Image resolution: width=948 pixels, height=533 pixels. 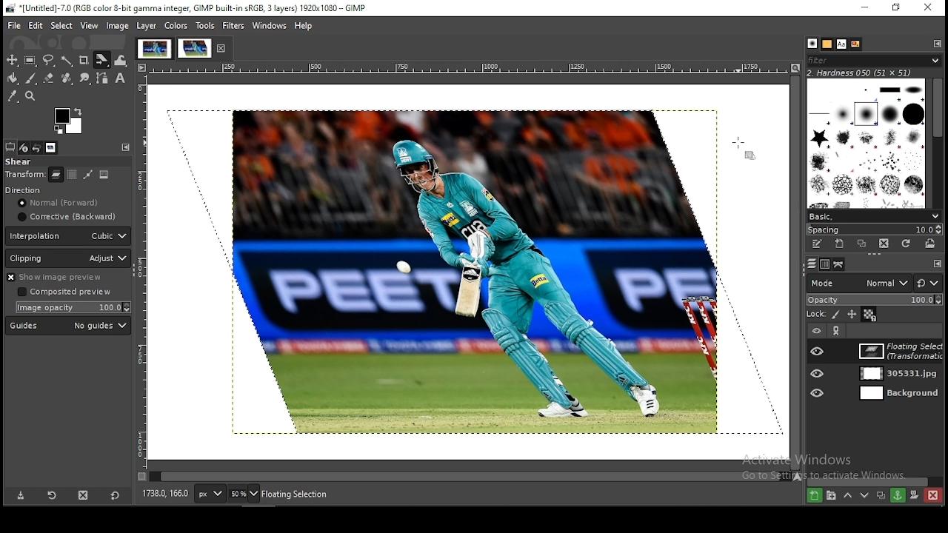 I want to click on layer, so click(x=56, y=175).